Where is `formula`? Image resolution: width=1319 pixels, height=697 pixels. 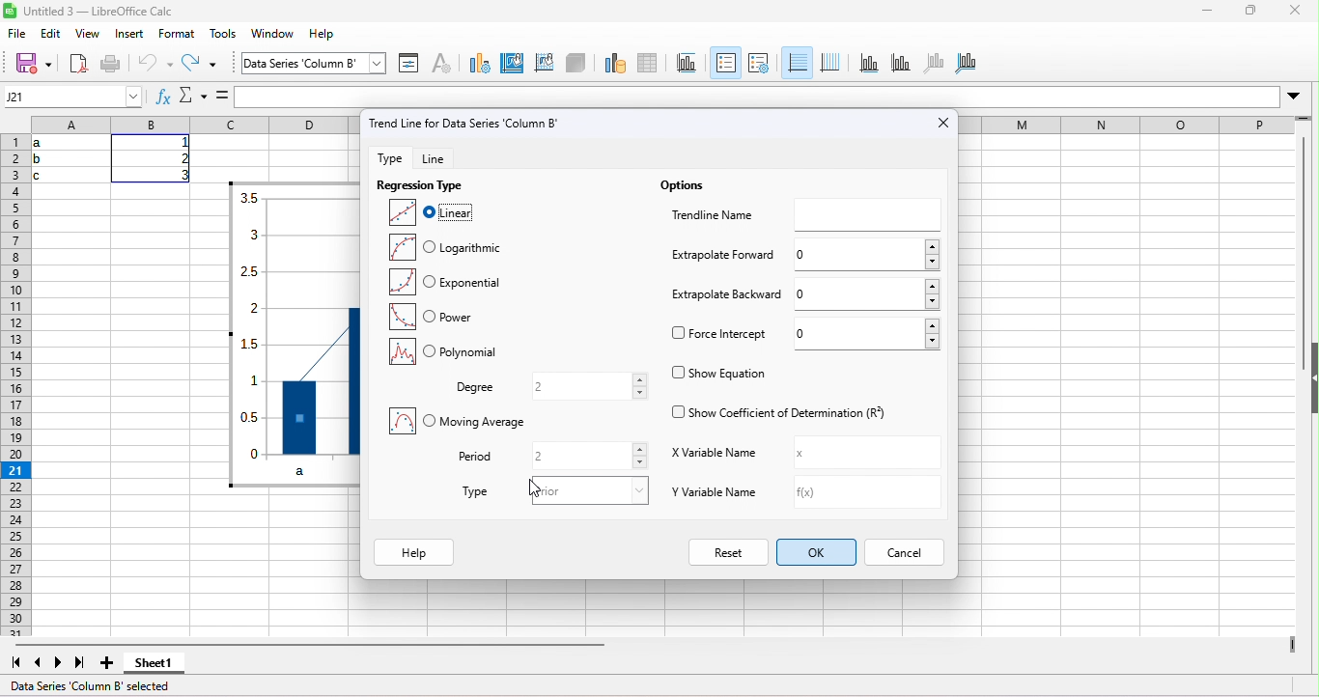
formula is located at coordinates (220, 93).